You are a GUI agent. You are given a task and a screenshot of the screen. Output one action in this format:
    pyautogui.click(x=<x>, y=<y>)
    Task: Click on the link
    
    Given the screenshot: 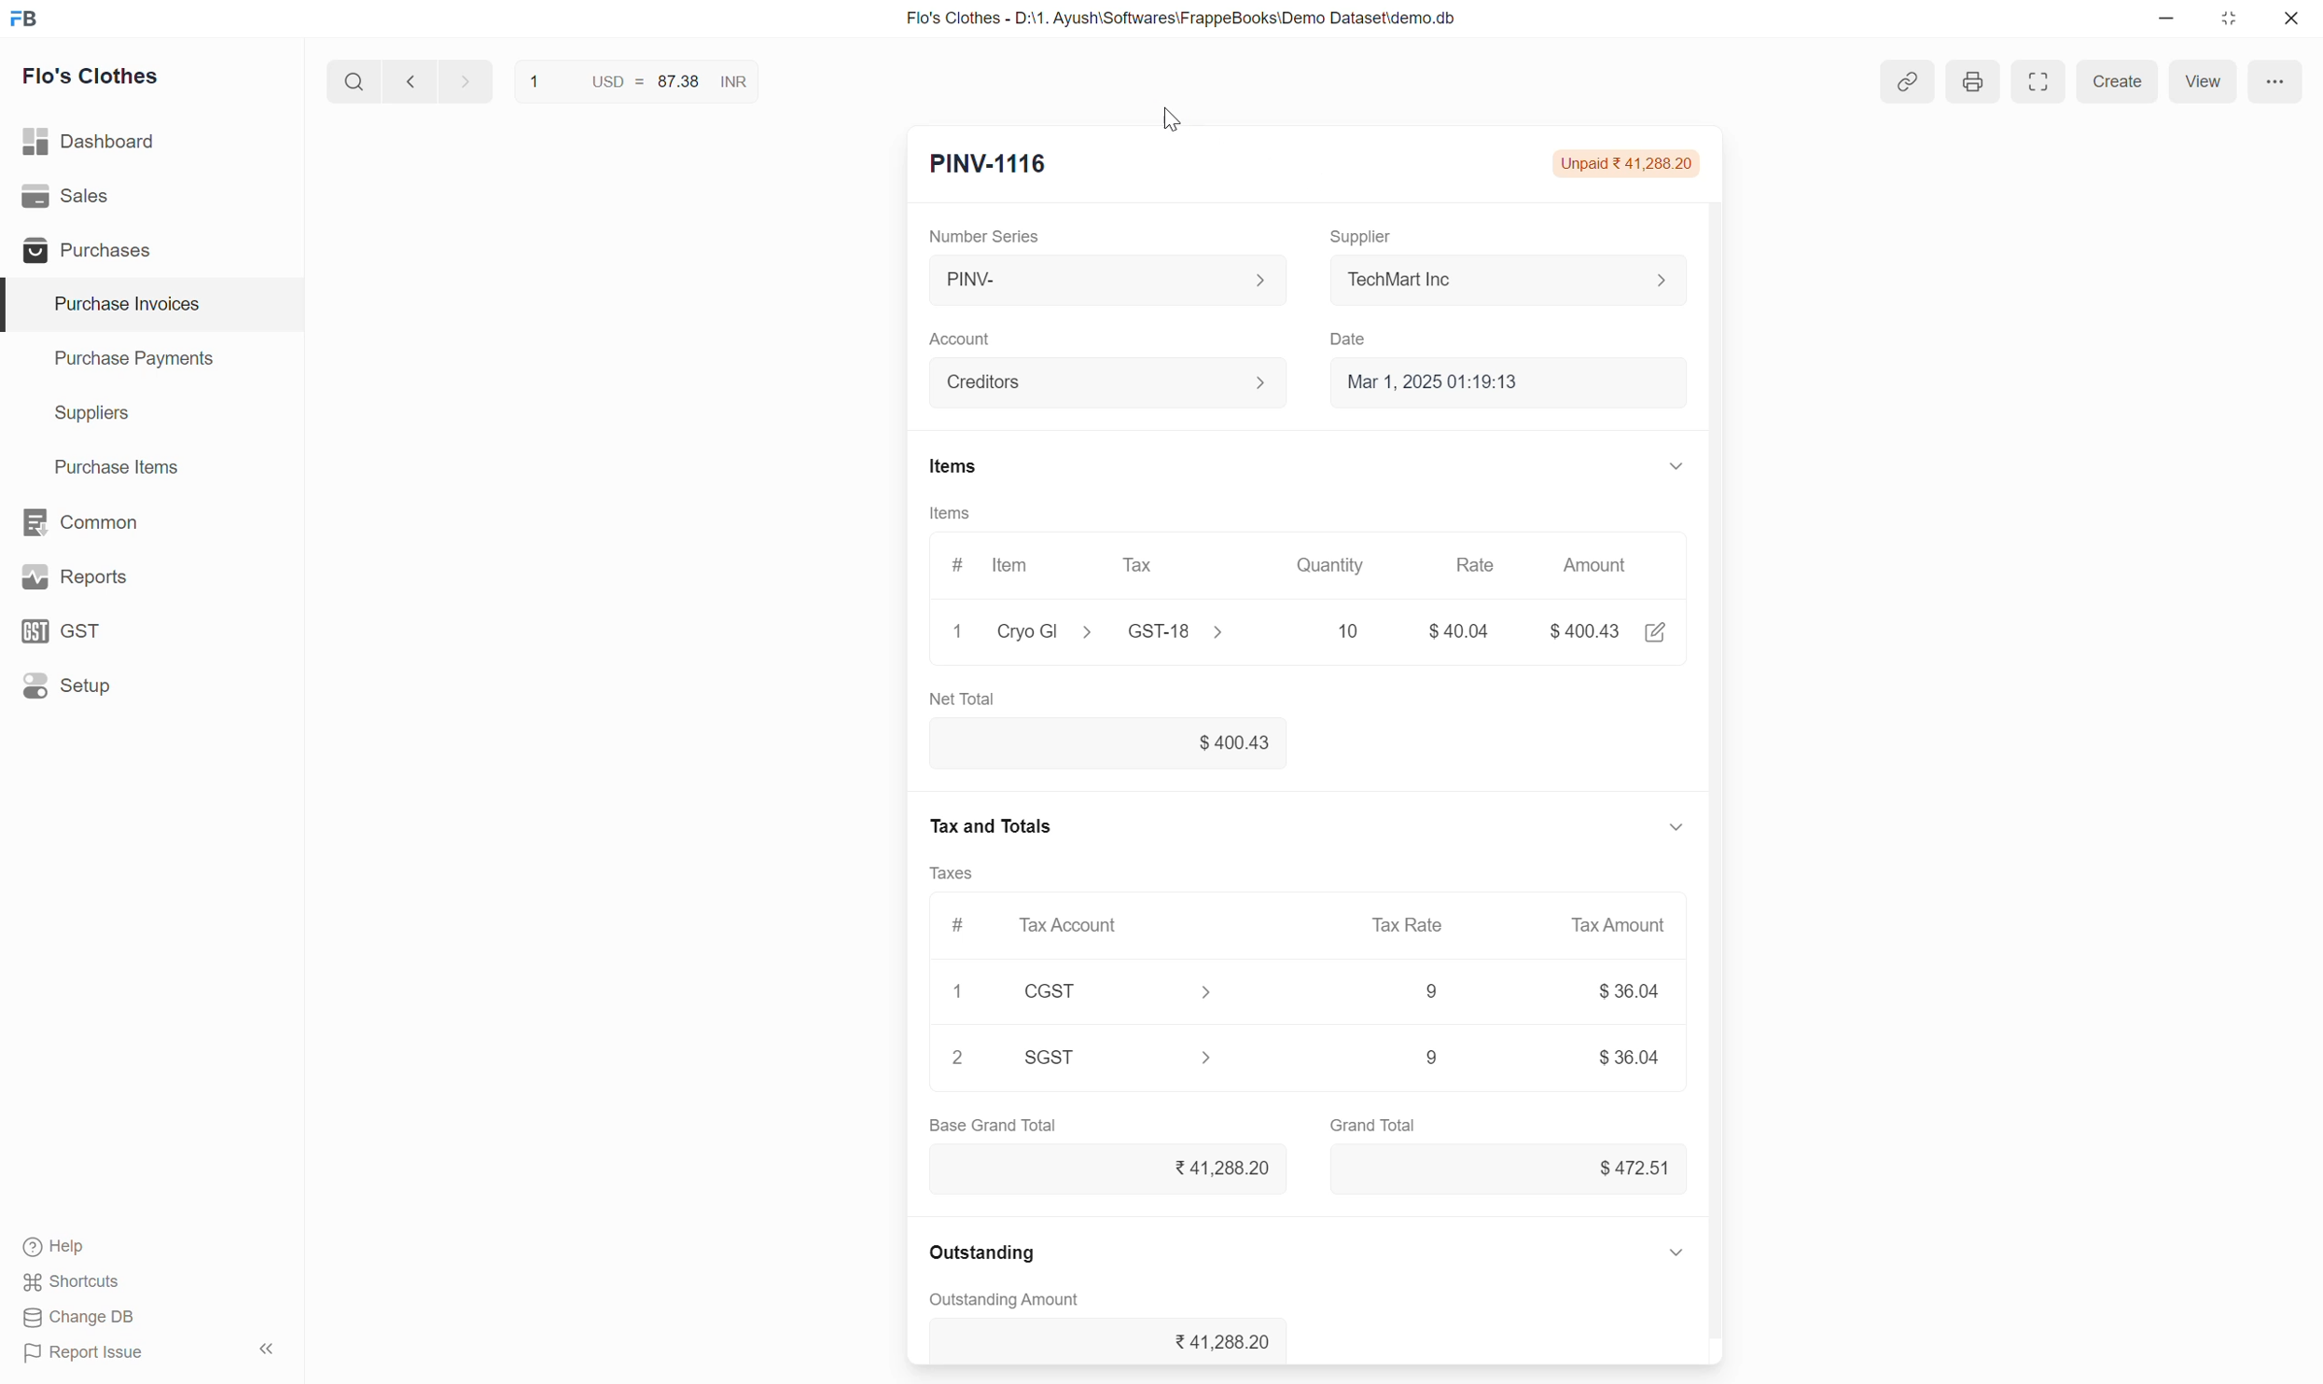 What is the action you would take?
    pyautogui.click(x=1908, y=84)
    